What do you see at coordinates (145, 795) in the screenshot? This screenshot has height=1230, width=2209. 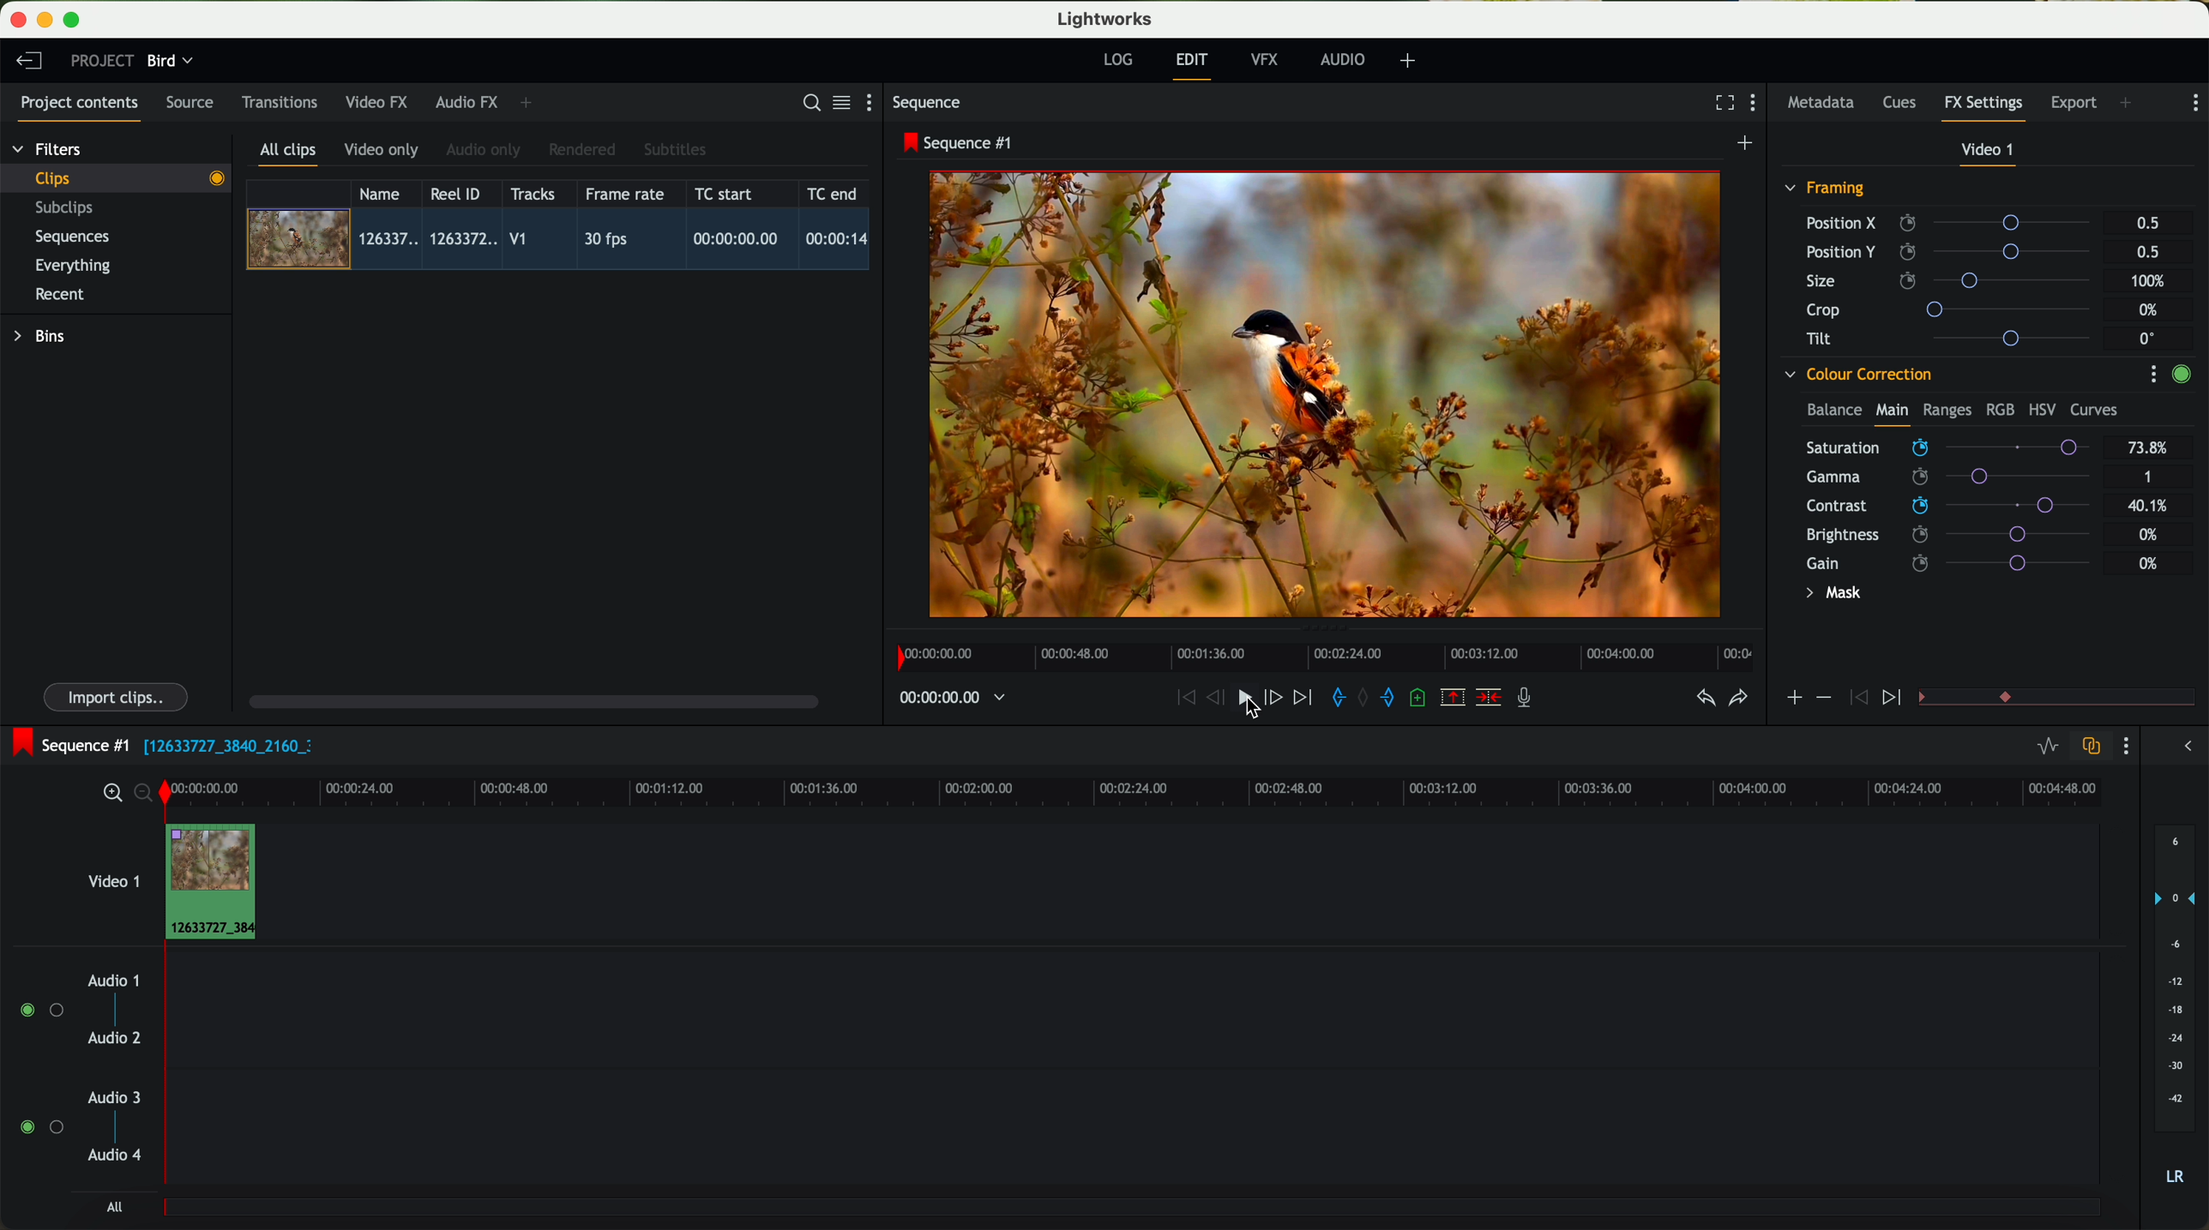 I see `zoom out` at bounding box center [145, 795].